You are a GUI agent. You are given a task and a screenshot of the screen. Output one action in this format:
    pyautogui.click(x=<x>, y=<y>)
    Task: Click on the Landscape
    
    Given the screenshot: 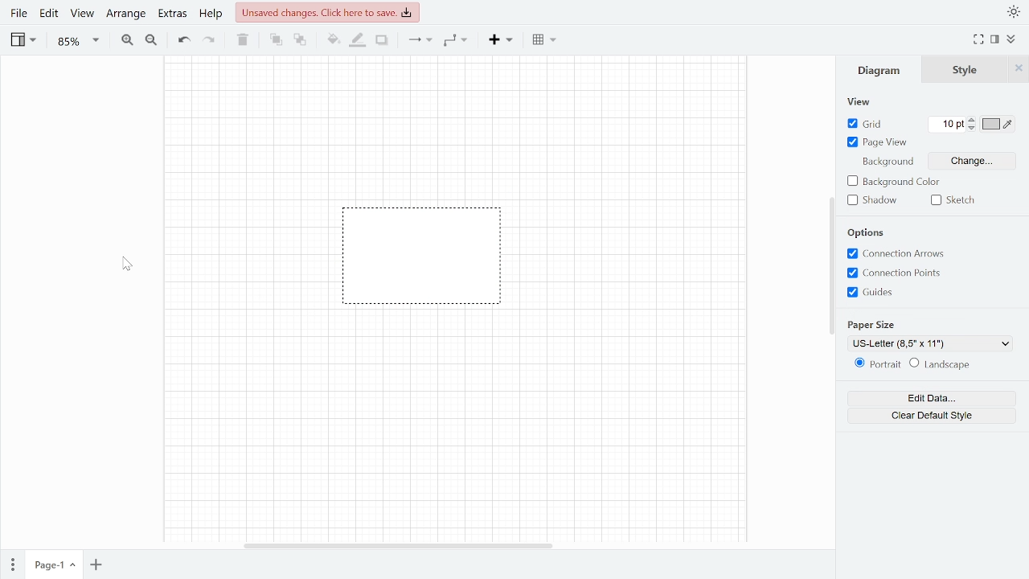 What is the action you would take?
    pyautogui.click(x=958, y=366)
    